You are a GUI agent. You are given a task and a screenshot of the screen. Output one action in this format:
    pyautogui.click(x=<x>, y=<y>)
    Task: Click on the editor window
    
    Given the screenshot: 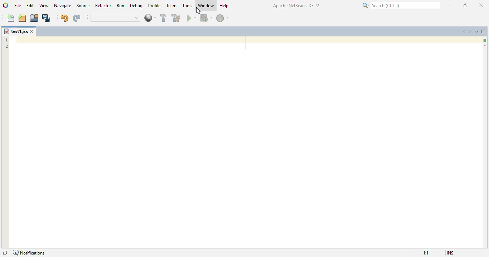 What is the action you would take?
    pyautogui.click(x=250, y=142)
    